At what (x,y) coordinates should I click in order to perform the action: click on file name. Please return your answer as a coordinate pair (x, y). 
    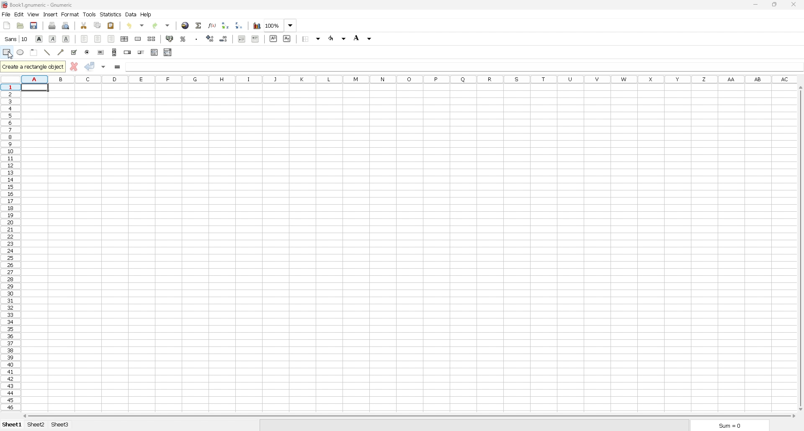
    Looking at the image, I should click on (37, 4).